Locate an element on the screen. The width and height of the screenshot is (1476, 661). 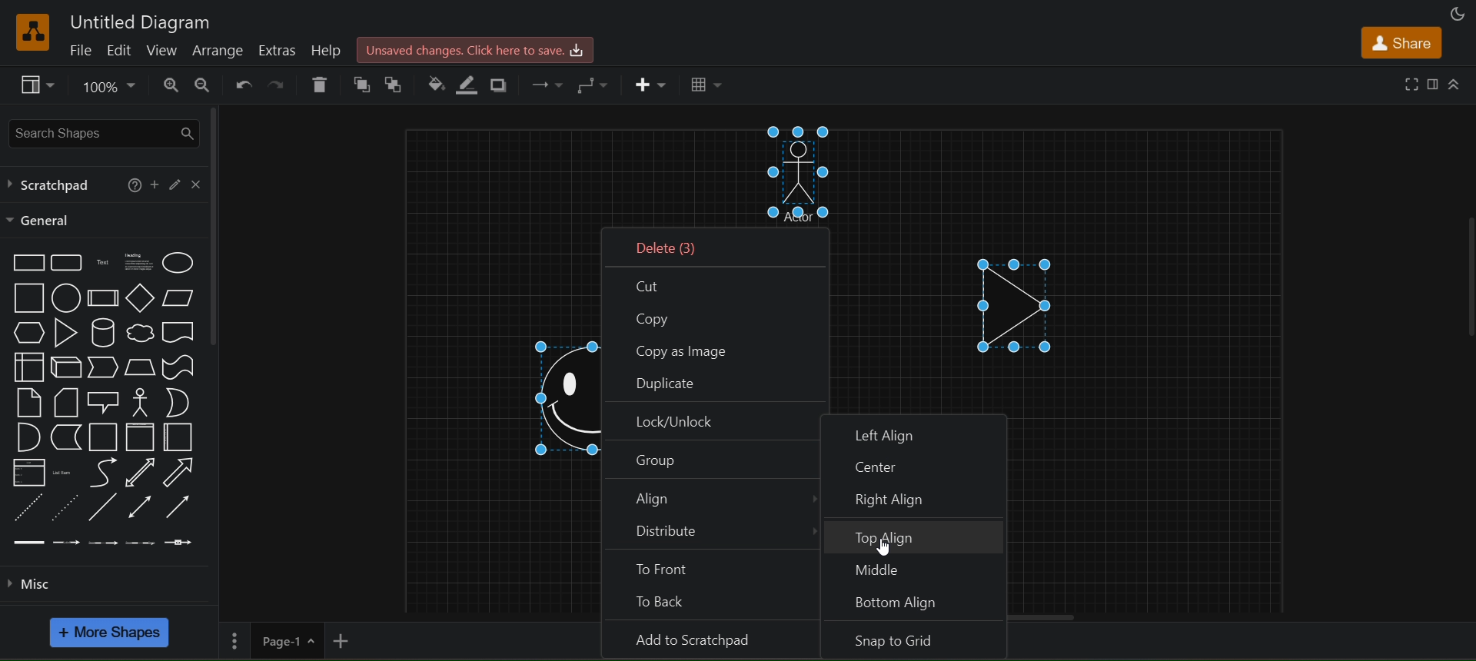
goup is located at coordinates (712, 460).